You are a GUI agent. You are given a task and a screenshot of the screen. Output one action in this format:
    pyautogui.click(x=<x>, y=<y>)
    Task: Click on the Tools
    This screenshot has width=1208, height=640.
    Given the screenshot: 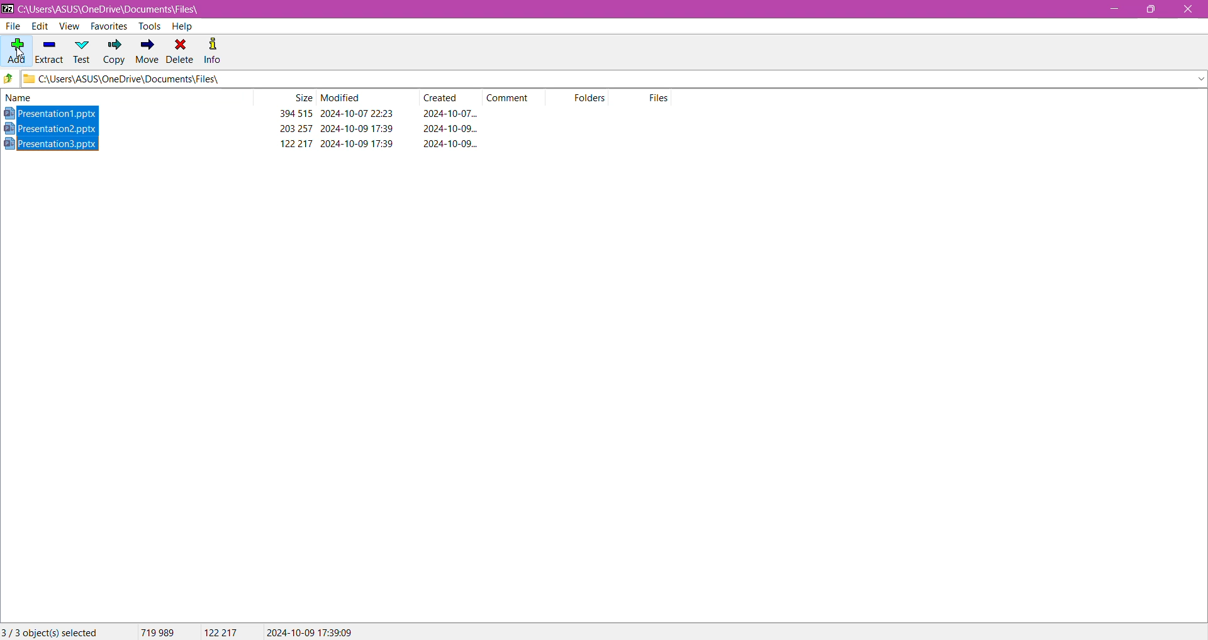 What is the action you would take?
    pyautogui.click(x=148, y=26)
    